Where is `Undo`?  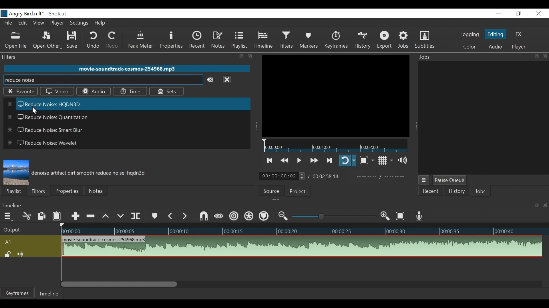 Undo is located at coordinates (93, 40).